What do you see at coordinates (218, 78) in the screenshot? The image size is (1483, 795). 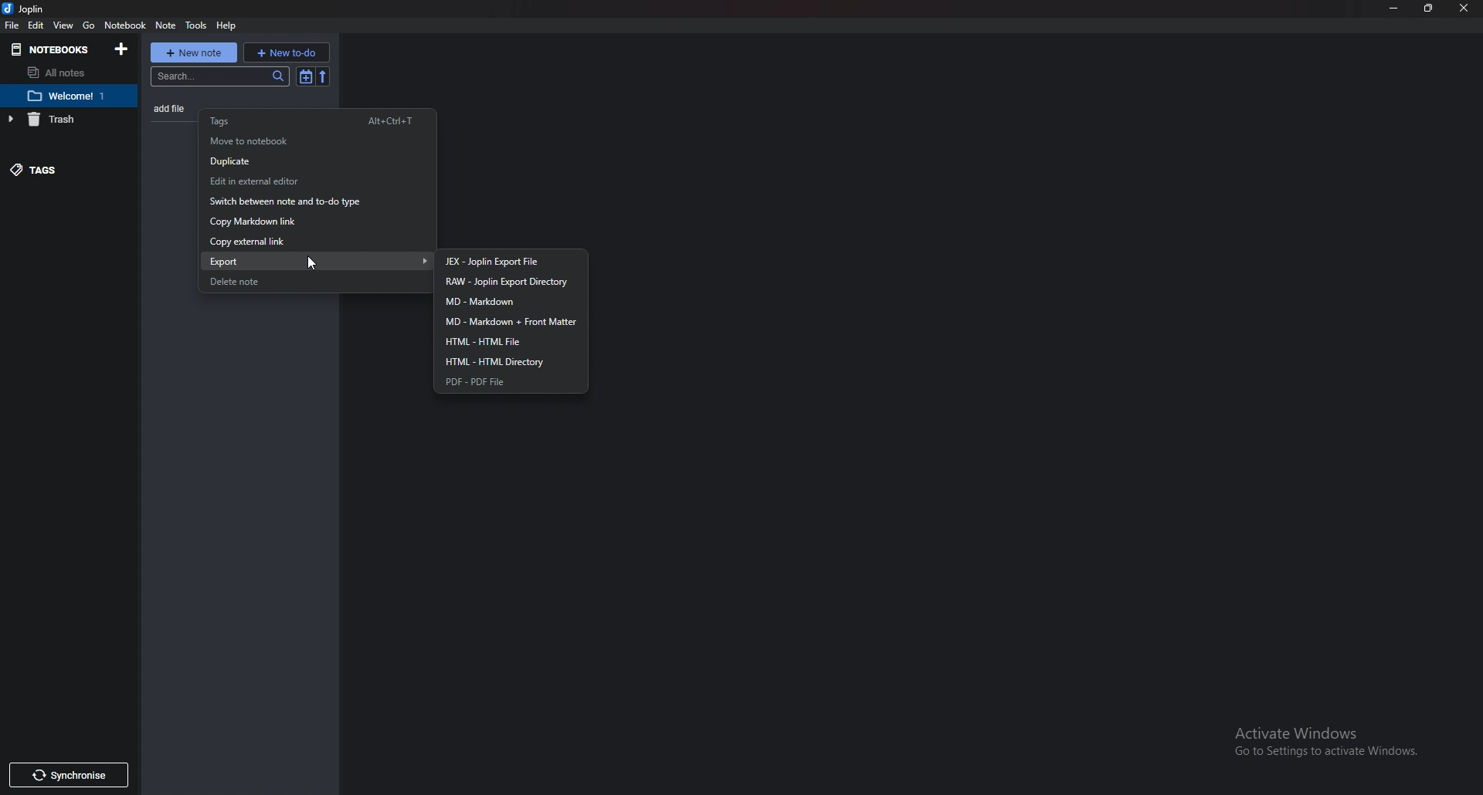 I see `search` at bounding box center [218, 78].